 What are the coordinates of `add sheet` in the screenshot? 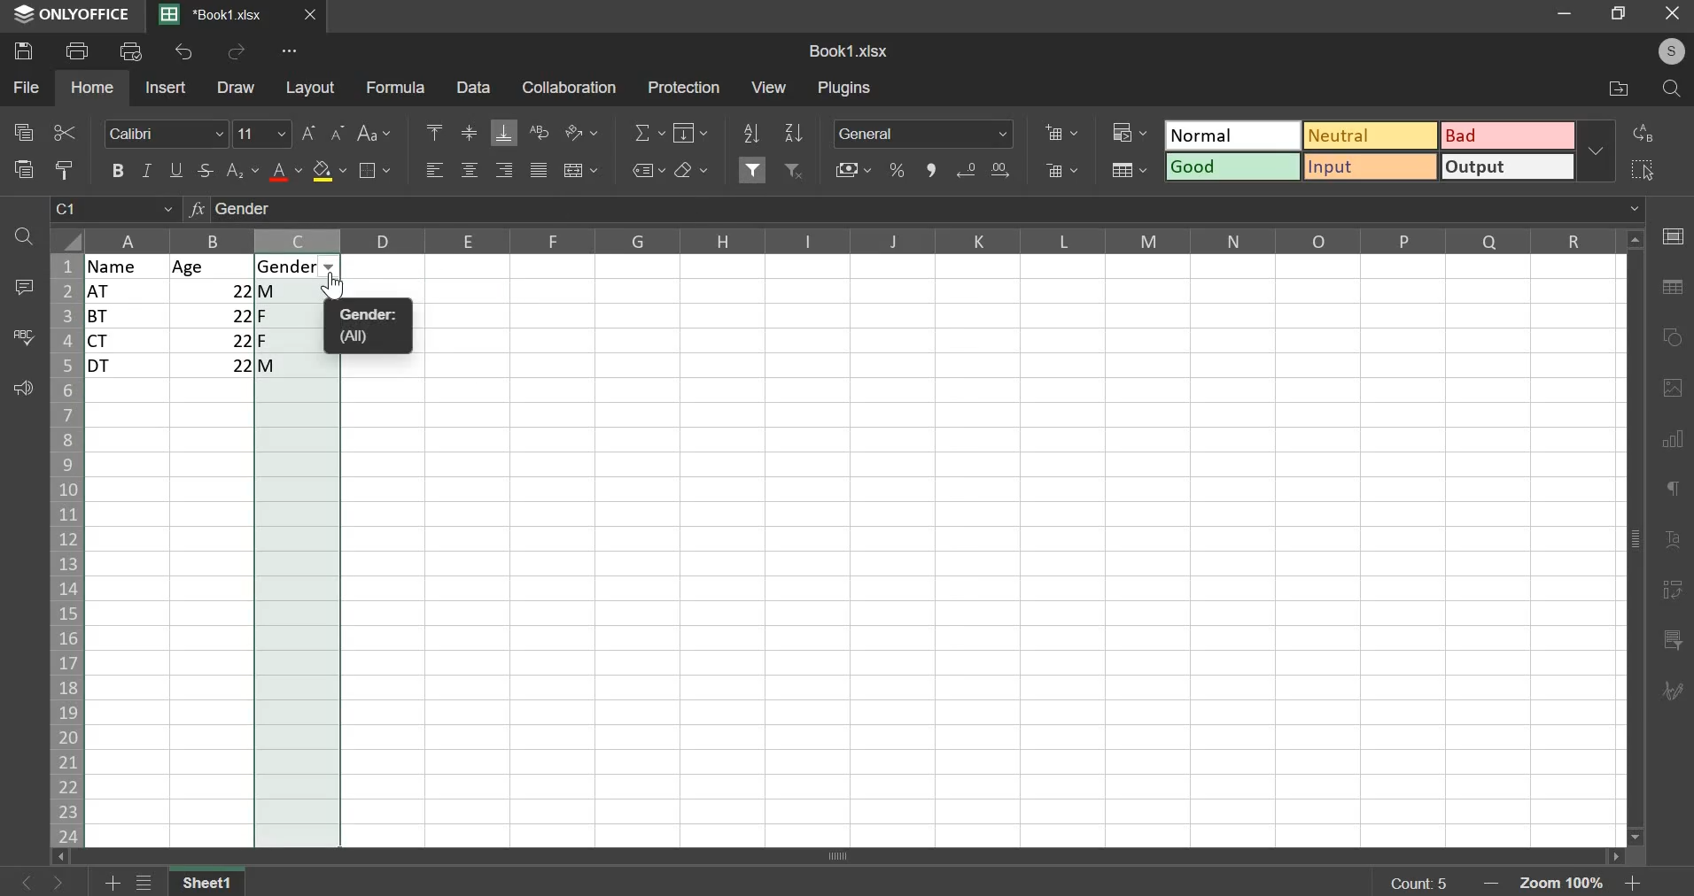 It's located at (114, 880).